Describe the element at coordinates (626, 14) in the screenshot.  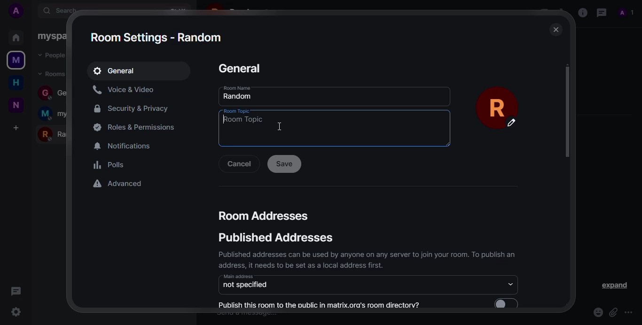
I see `profile` at that location.